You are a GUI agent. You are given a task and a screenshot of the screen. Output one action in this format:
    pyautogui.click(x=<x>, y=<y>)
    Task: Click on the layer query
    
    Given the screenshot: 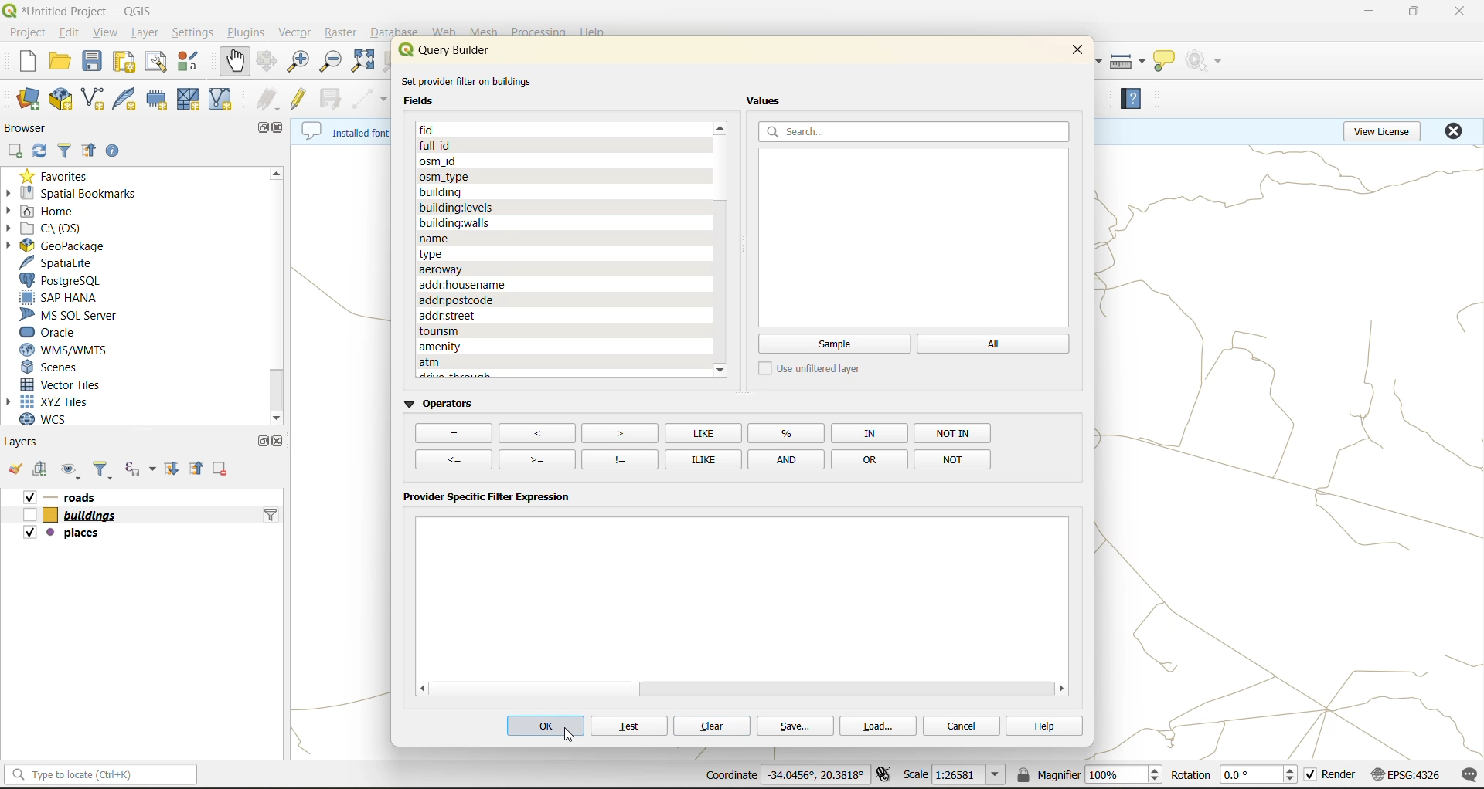 What is the action you would take?
    pyautogui.click(x=269, y=519)
    